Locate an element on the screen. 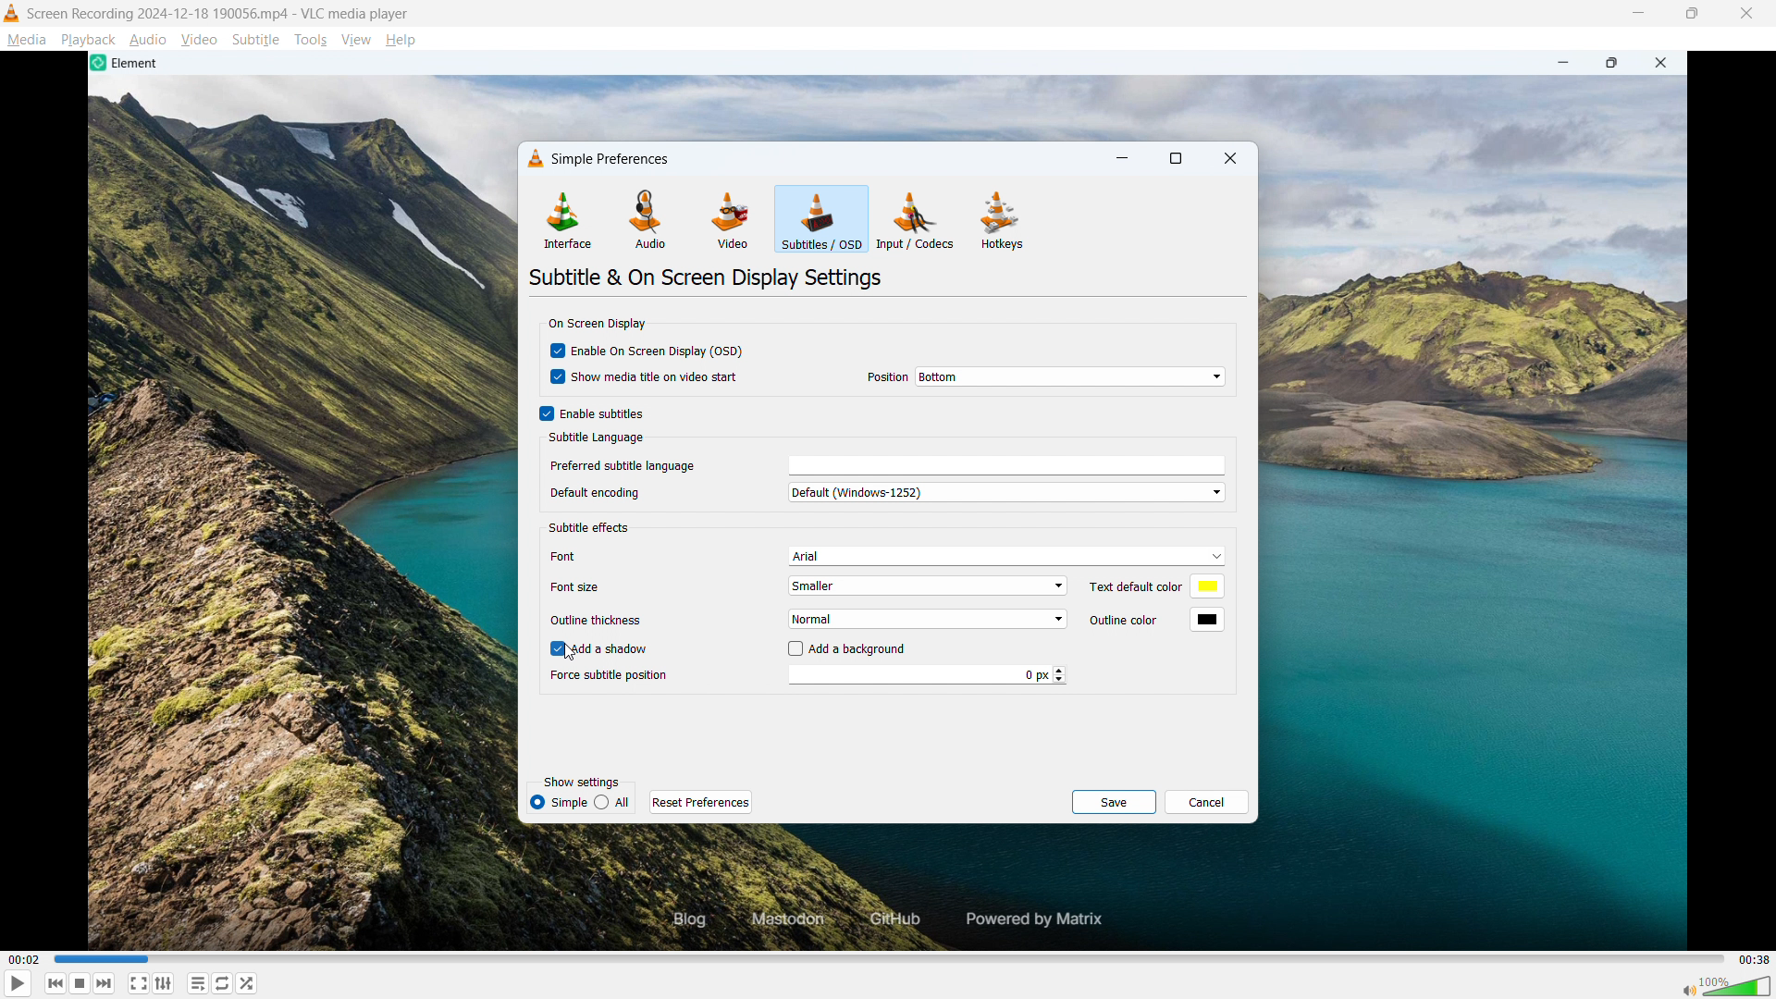  Subtitle and on screen display settings  is located at coordinates (707, 277).